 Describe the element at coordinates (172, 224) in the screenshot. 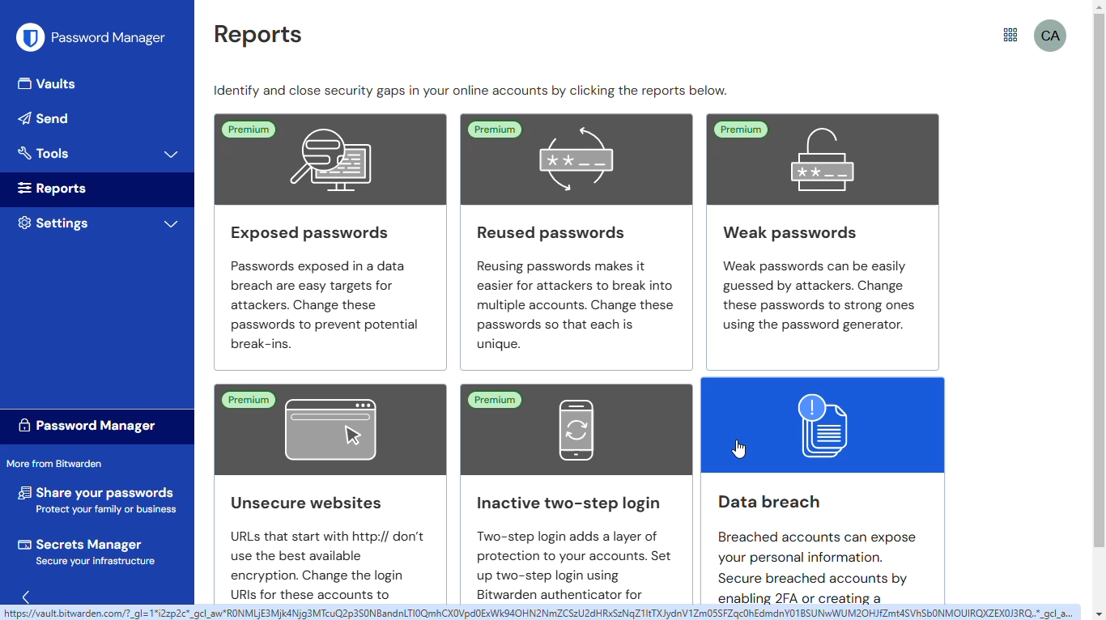

I see `toggle expand` at that location.